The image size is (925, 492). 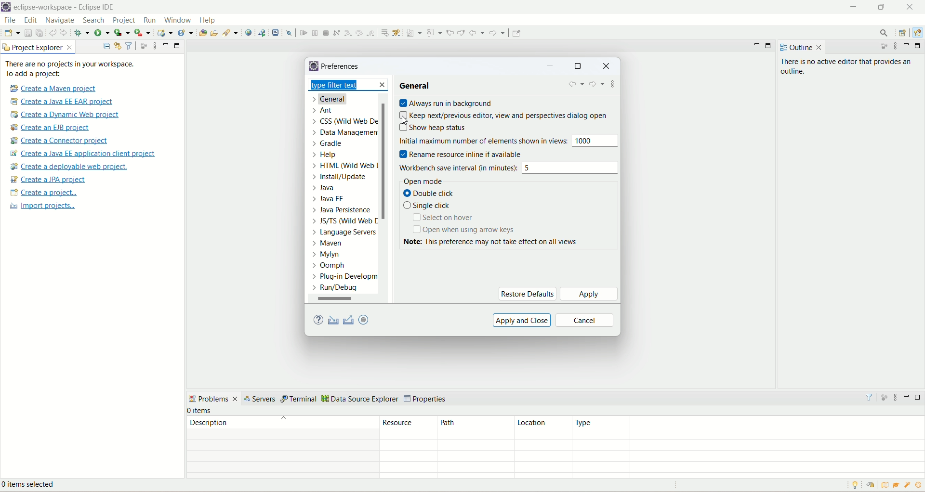 I want to click on back, so click(x=477, y=33).